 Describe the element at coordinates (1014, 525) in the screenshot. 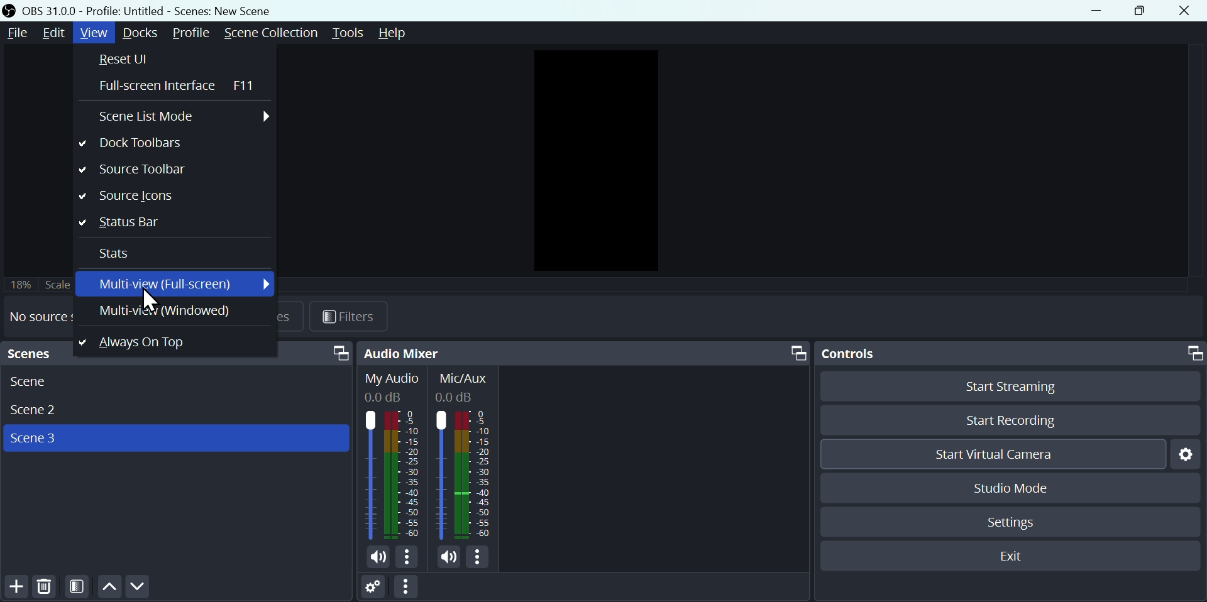

I see `Settings` at that location.